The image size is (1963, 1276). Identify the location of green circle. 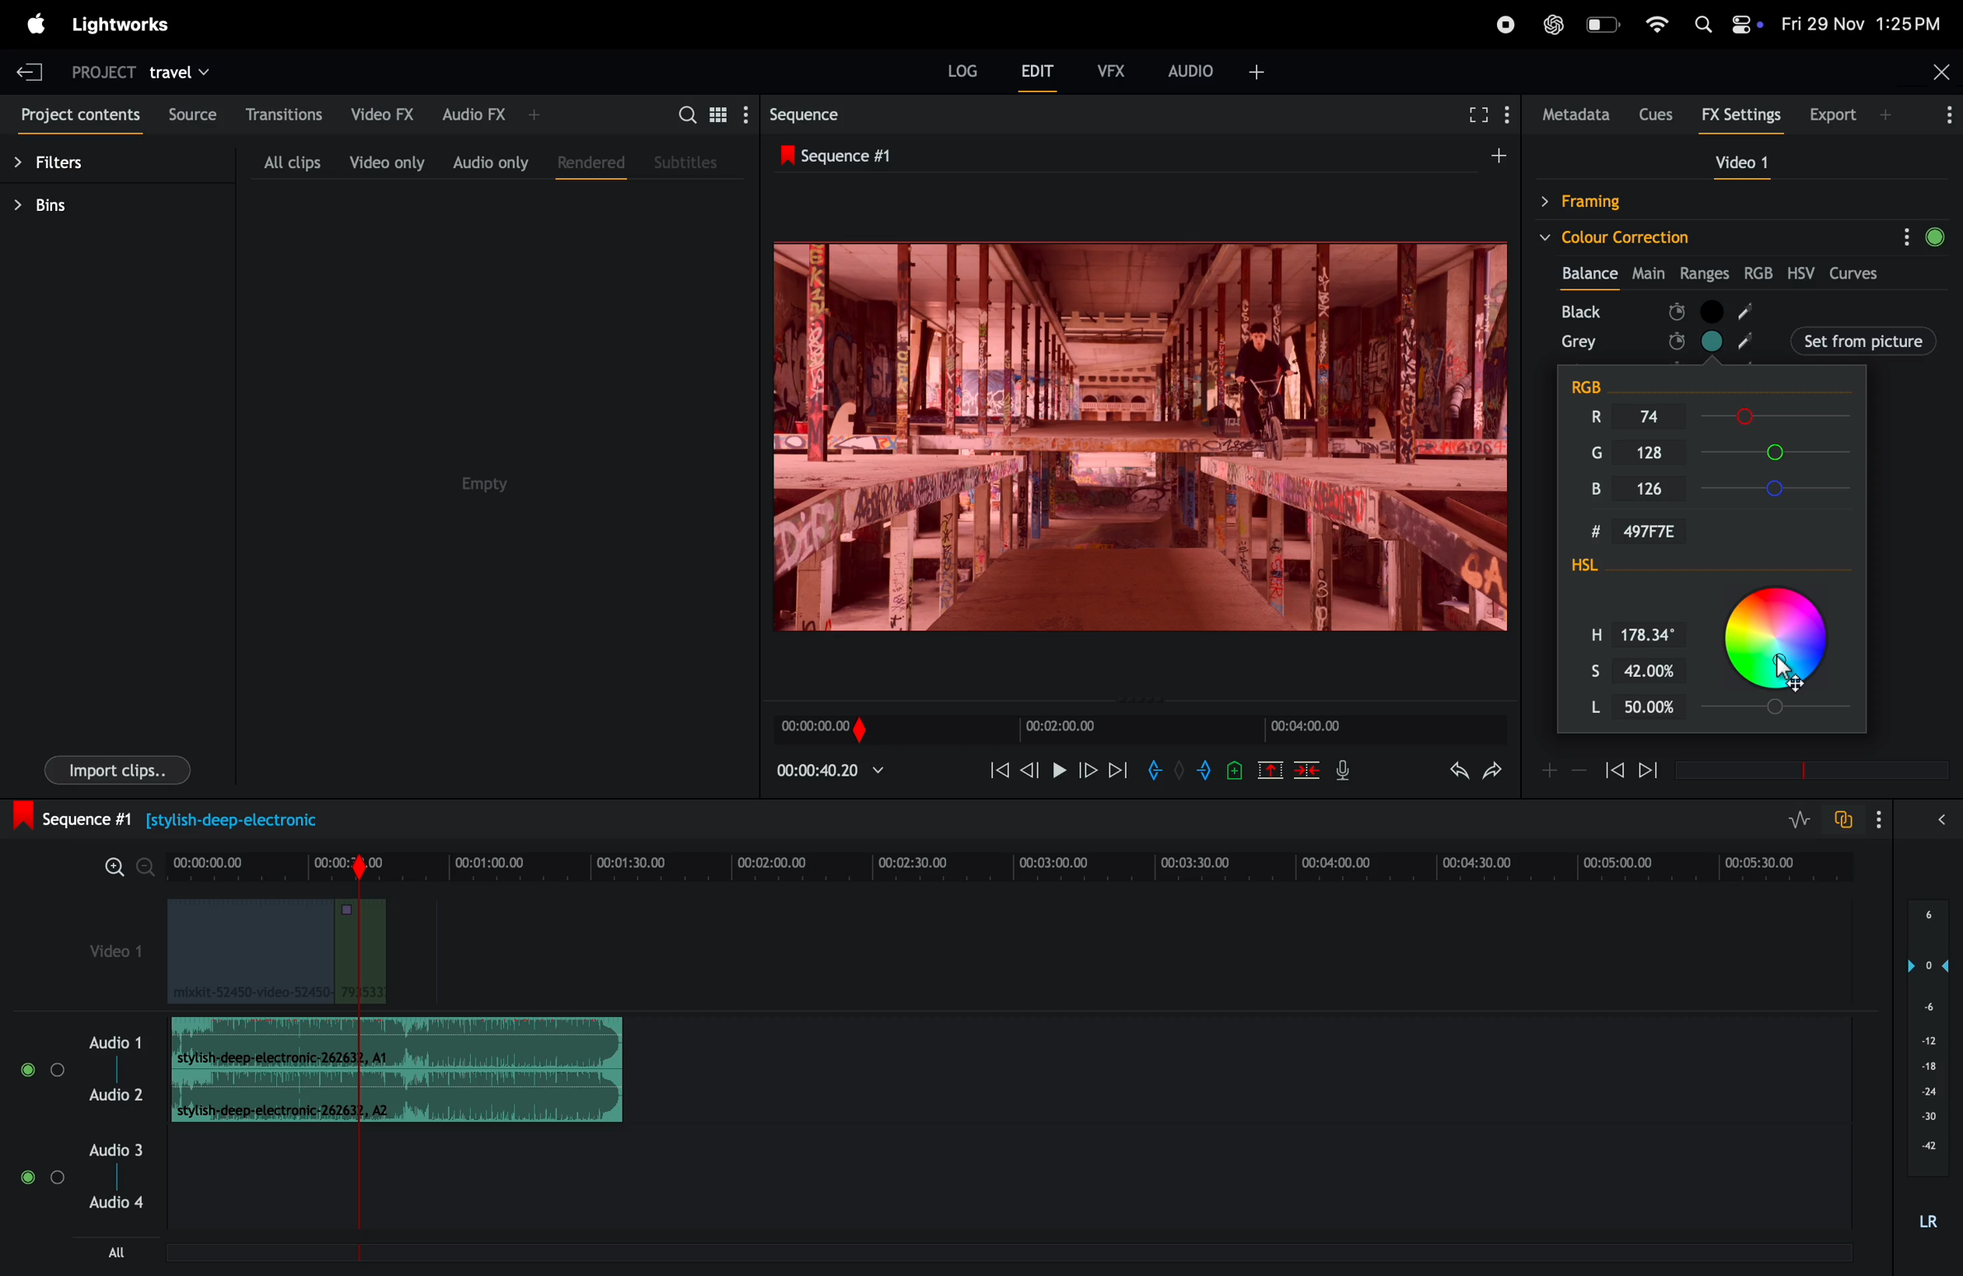
(1942, 234).